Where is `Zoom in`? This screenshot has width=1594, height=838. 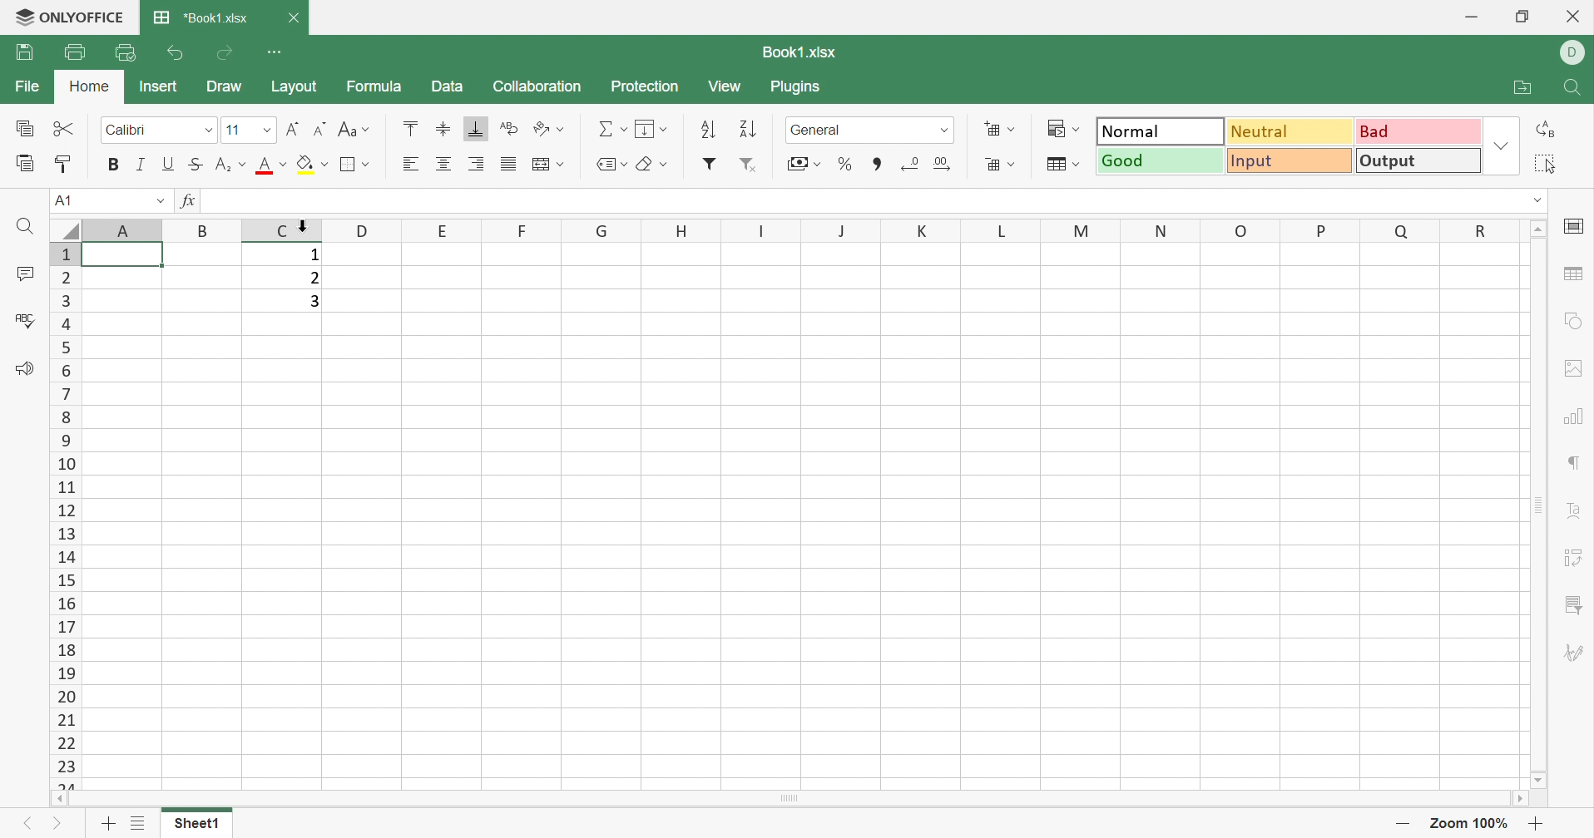
Zoom in is located at coordinates (1539, 822).